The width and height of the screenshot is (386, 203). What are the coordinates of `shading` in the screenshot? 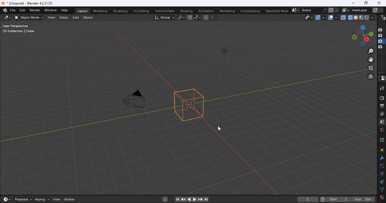 It's located at (187, 11).